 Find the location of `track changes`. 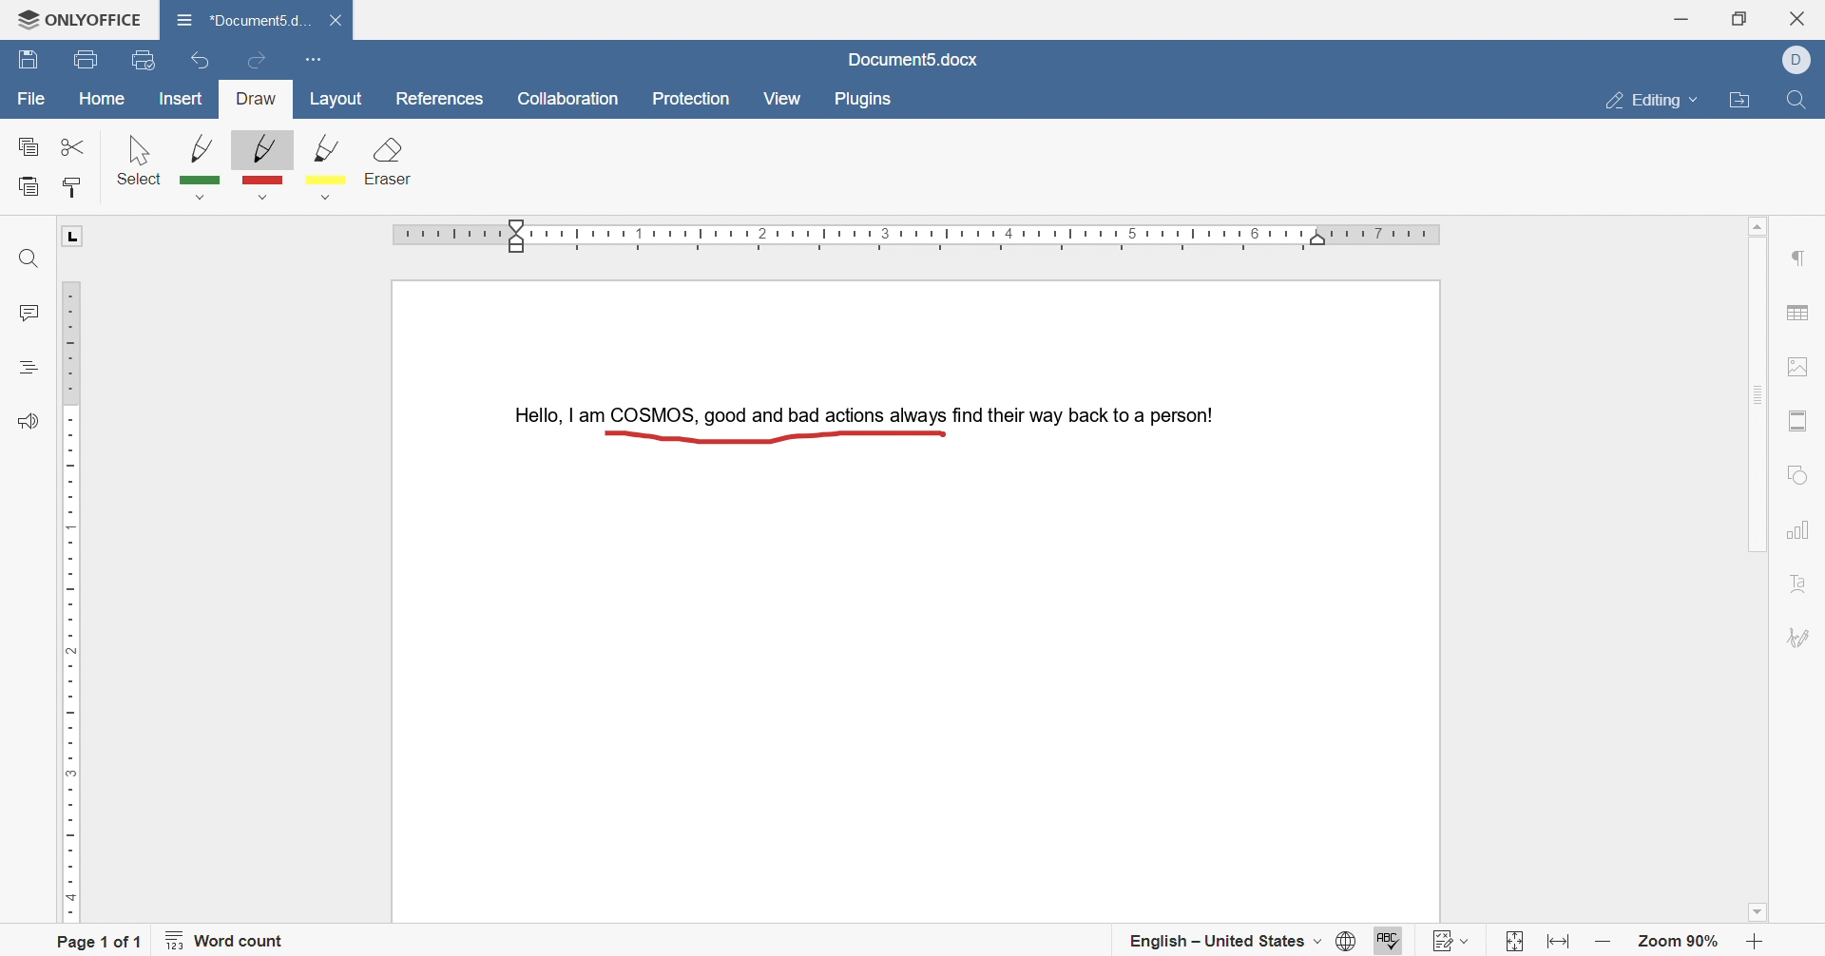

track changes is located at coordinates (1453, 937).